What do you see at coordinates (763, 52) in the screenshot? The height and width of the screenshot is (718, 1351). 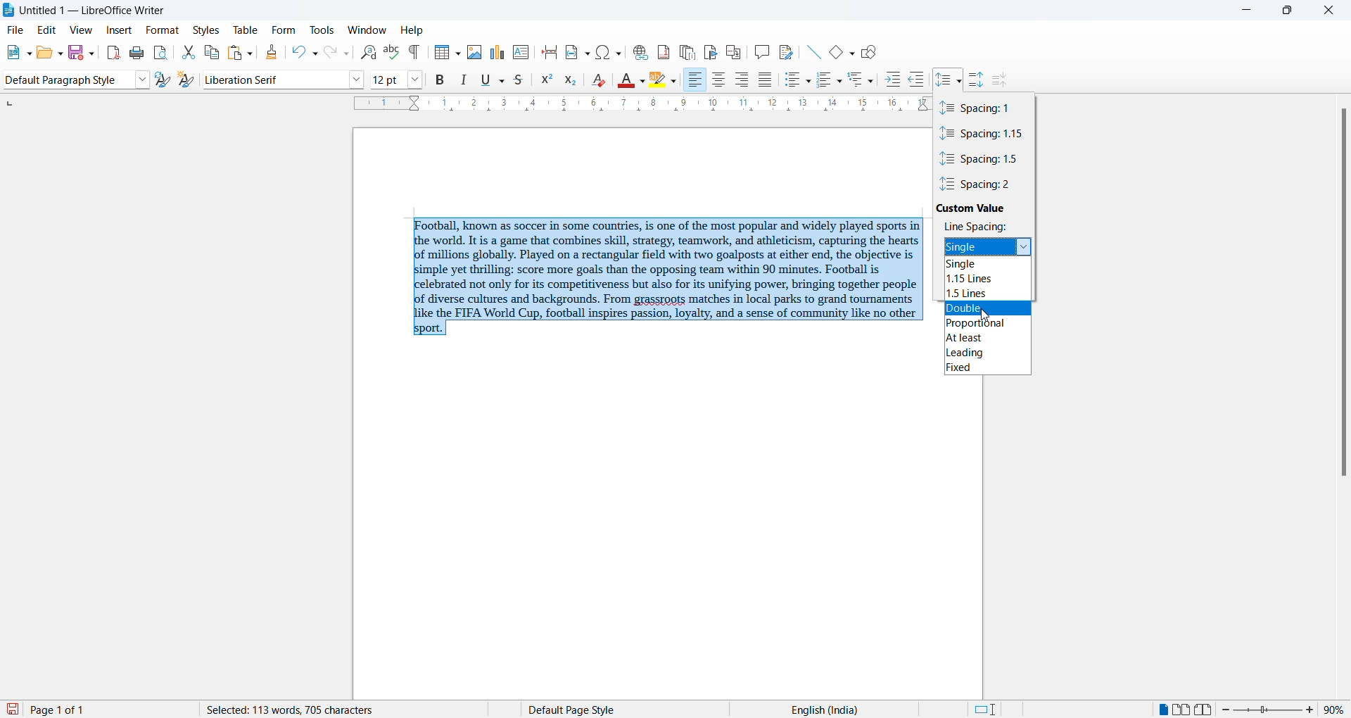 I see `insert comments` at bounding box center [763, 52].